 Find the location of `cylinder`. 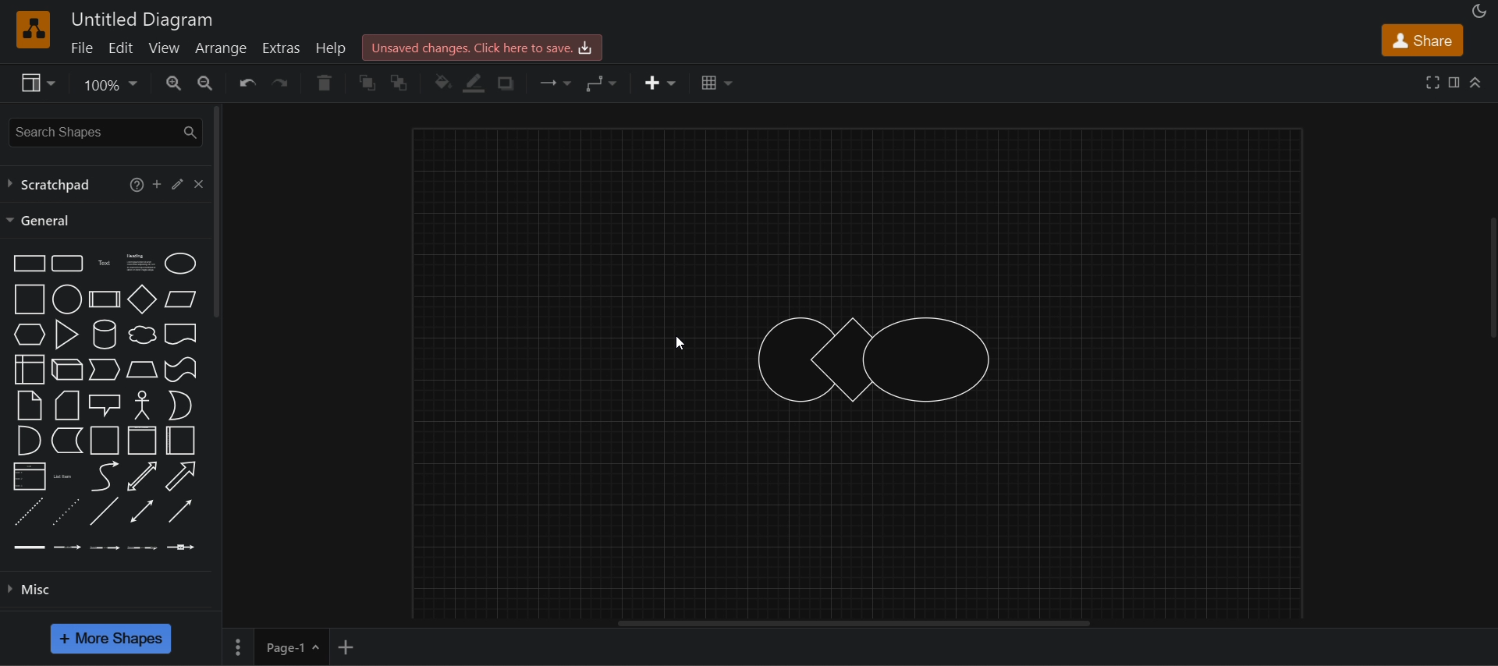

cylinder is located at coordinates (103, 334).